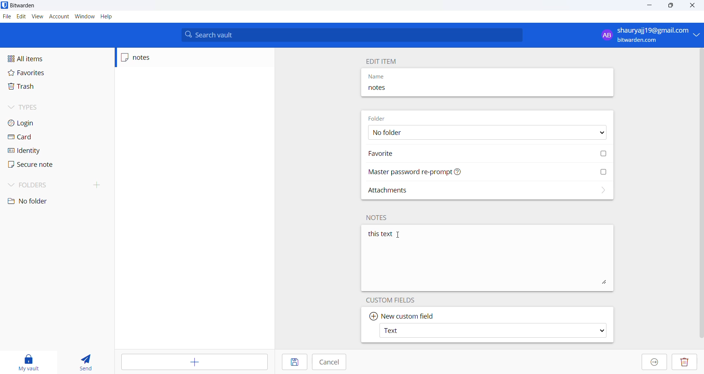 The width and height of the screenshot is (704, 374). What do you see at coordinates (690, 5) in the screenshot?
I see `close` at bounding box center [690, 5].